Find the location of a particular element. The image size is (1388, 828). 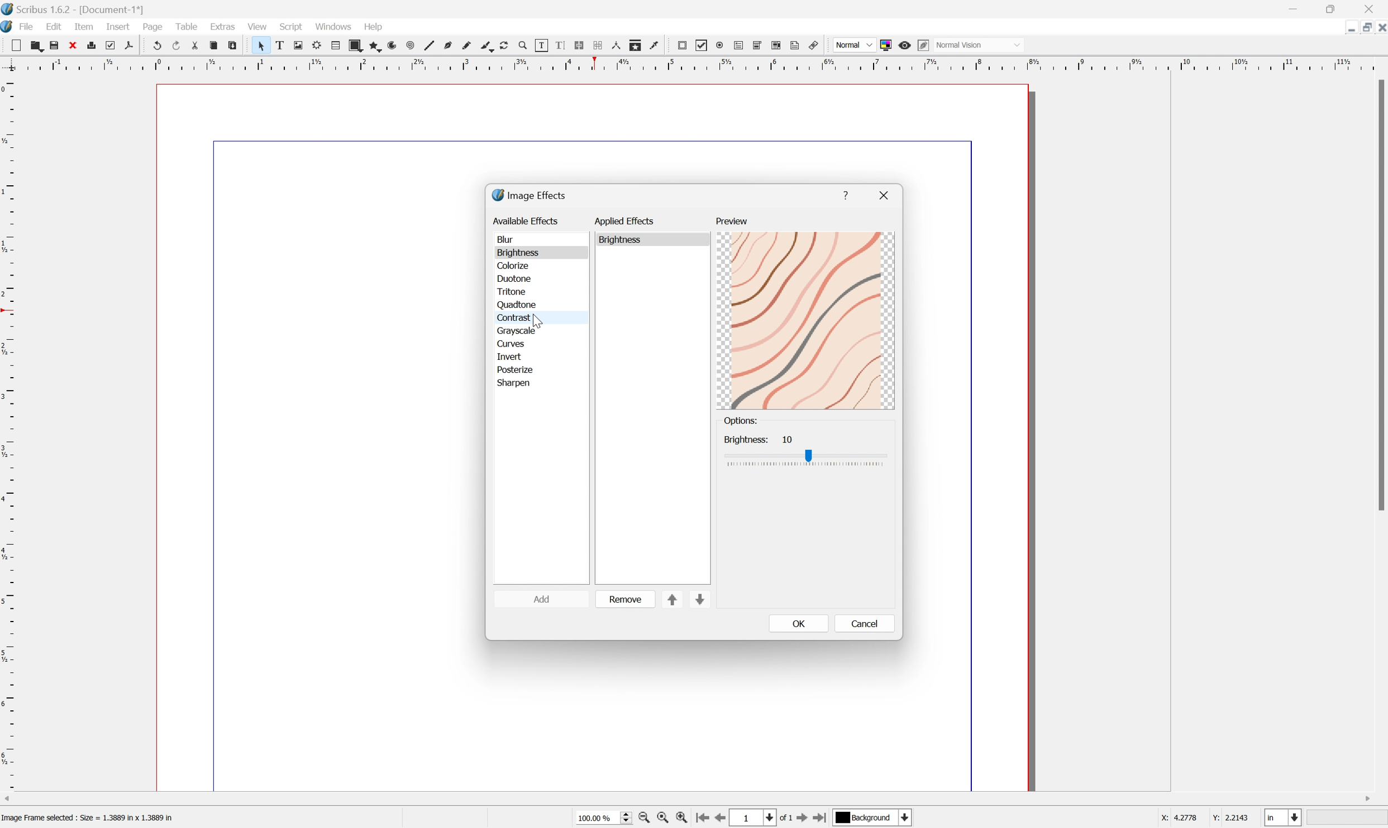

help is located at coordinates (846, 195).